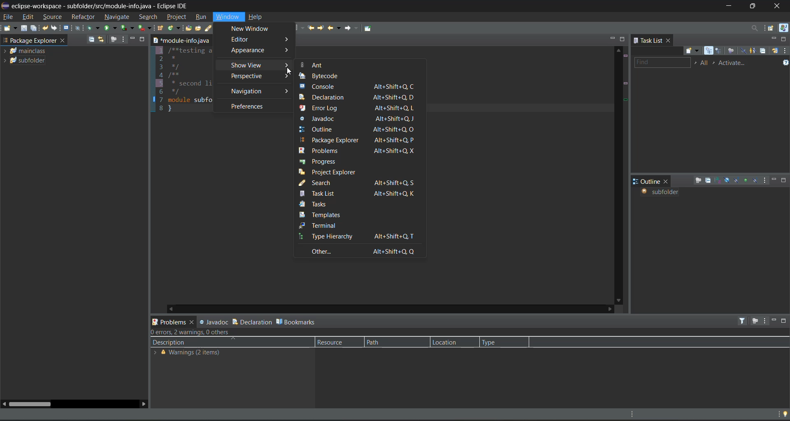 This screenshot has width=790, height=421. What do you see at coordinates (359, 194) in the screenshot?
I see `task list` at bounding box center [359, 194].